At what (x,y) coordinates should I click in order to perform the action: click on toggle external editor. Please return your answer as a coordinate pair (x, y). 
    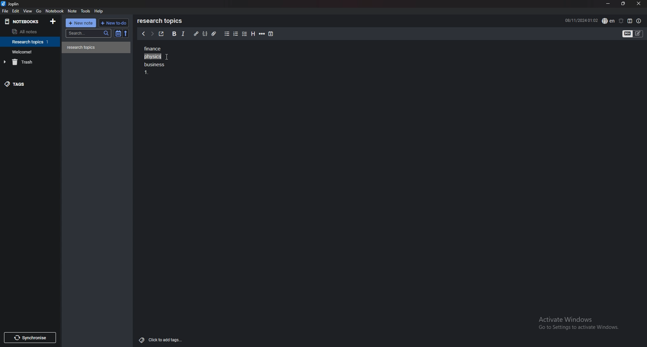
    Looking at the image, I should click on (161, 34).